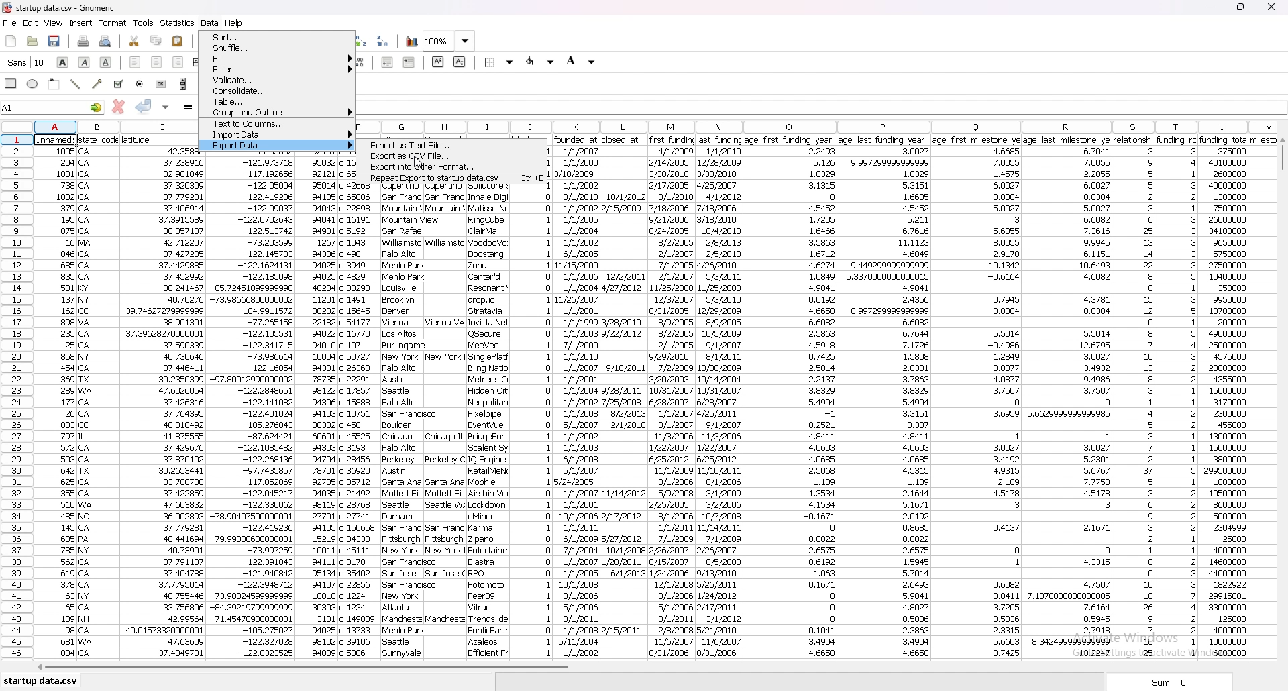 This screenshot has height=691, width=1288. I want to click on export into other format, so click(451, 167).